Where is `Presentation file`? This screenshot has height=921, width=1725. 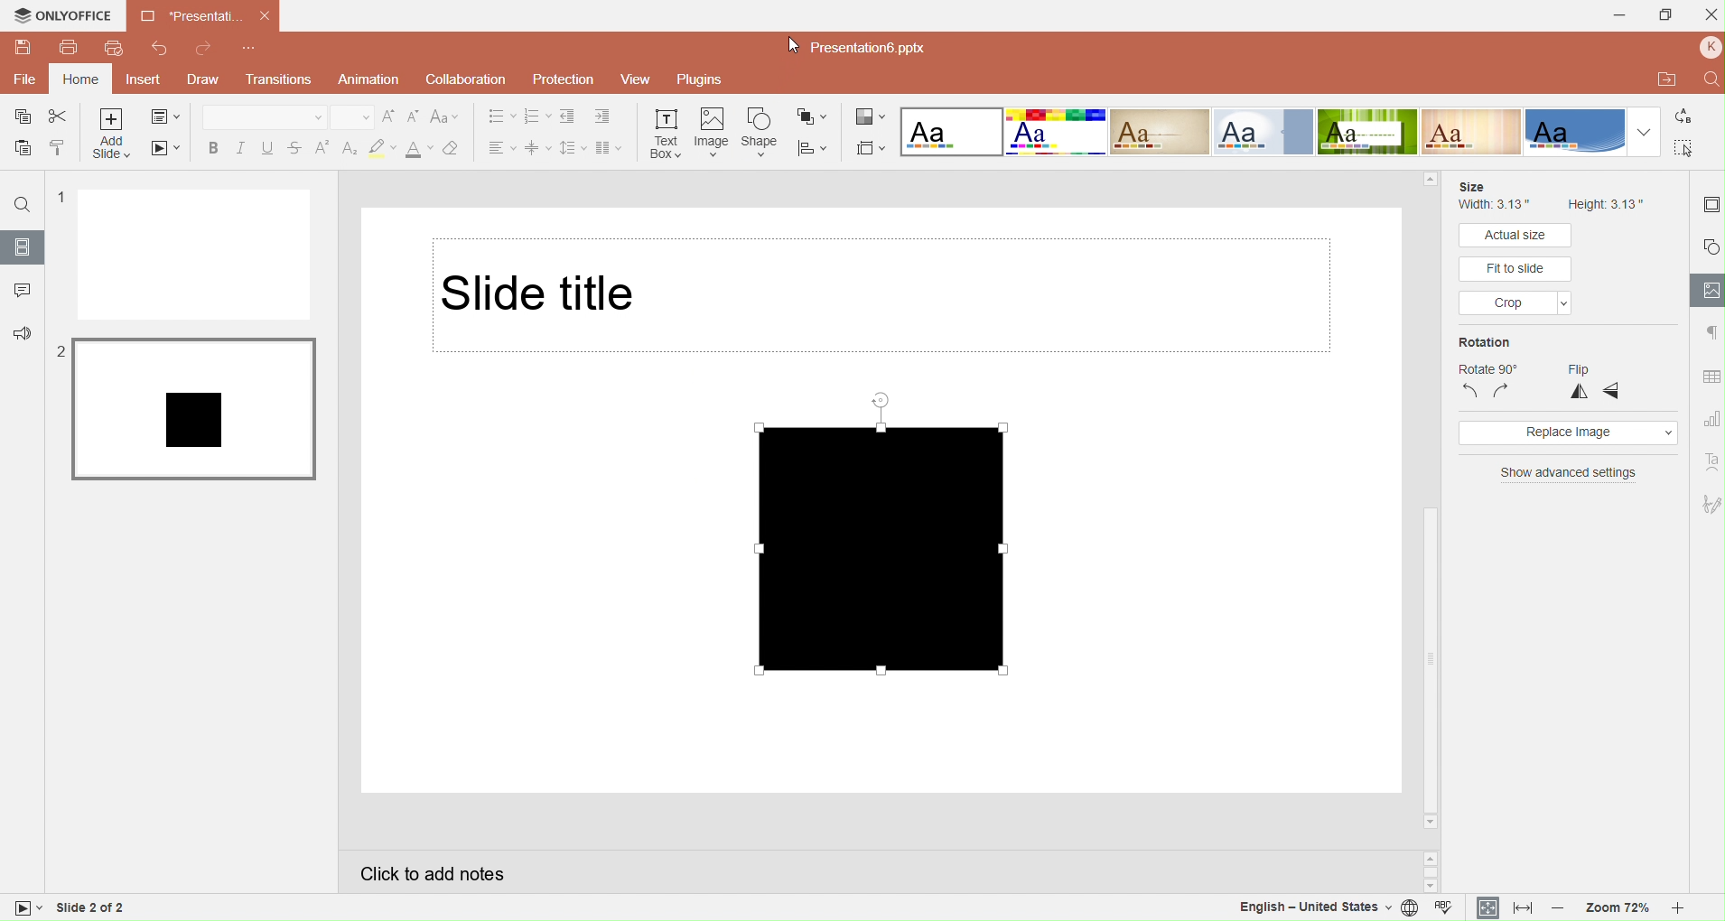
Presentation file is located at coordinates (874, 51).